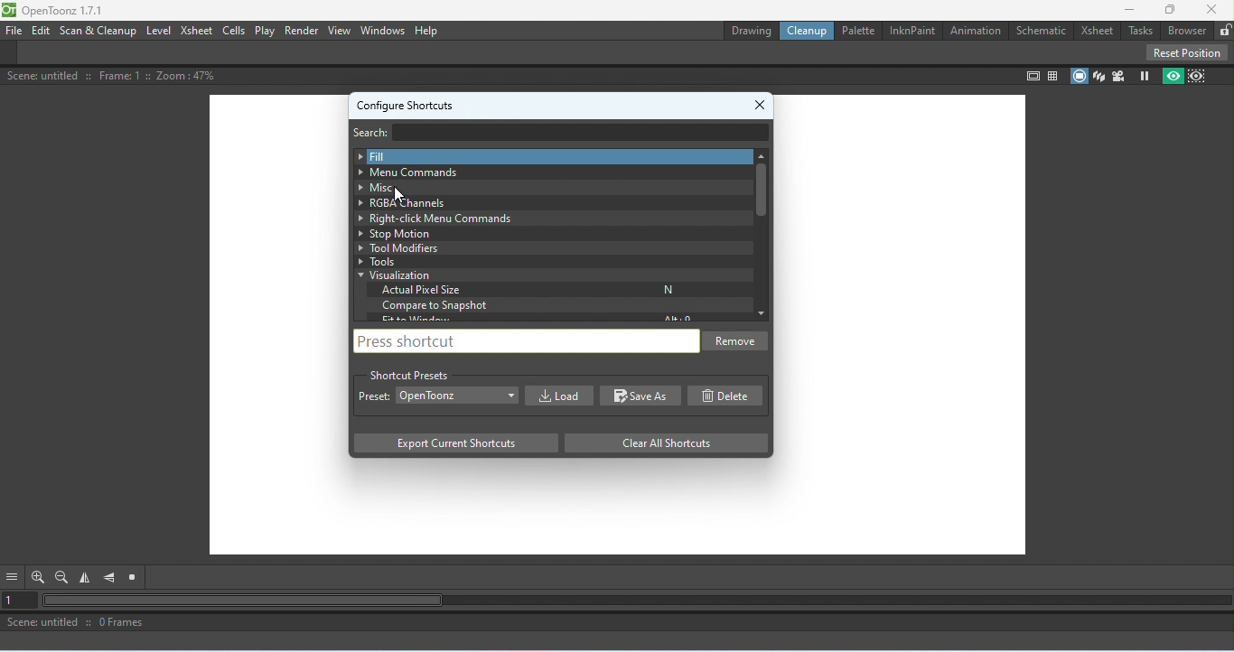 The image size is (1234, 652). Describe the element at coordinates (409, 373) in the screenshot. I see `Shortcut presets` at that location.